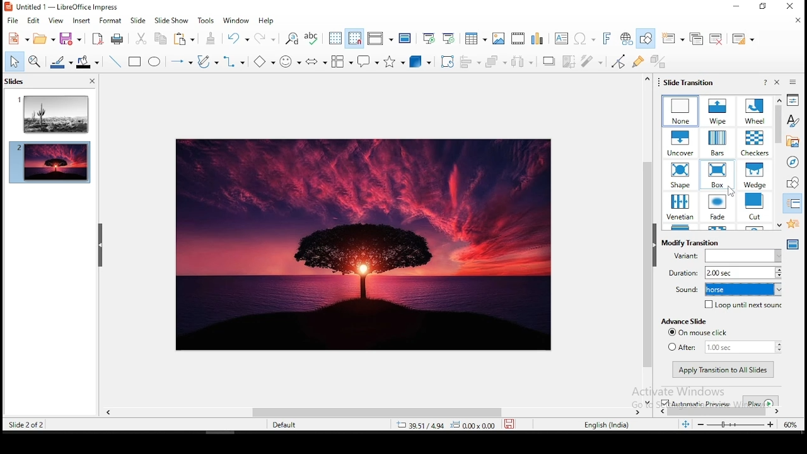  Describe the element at coordinates (138, 21) in the screenshot. I see `slide` at that location.